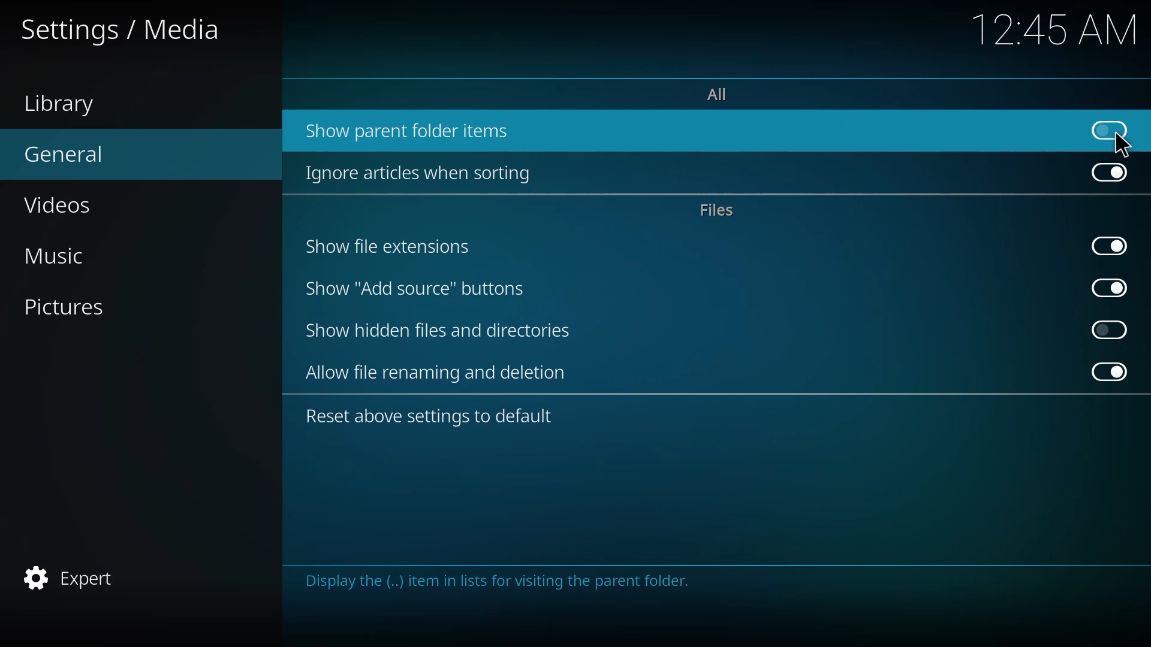 Image resolution: width=1151 pixels, height=647 pixels. Describe the element at coordinates (121, 29) in the screenshot. I see `settings media` at that location.